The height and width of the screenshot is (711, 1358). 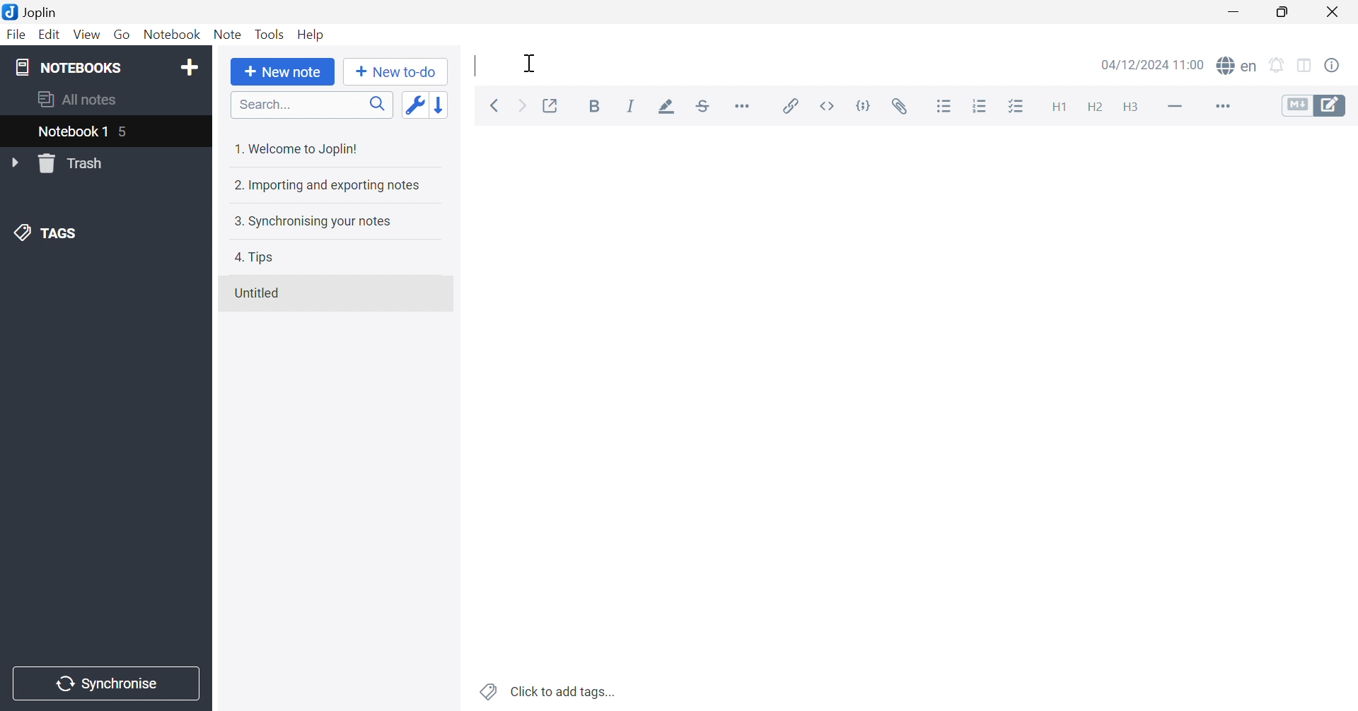 What do you see at coordinates (18, 163) in the screenshot?
I see `Drop Down` at bounding box center [18, 163].